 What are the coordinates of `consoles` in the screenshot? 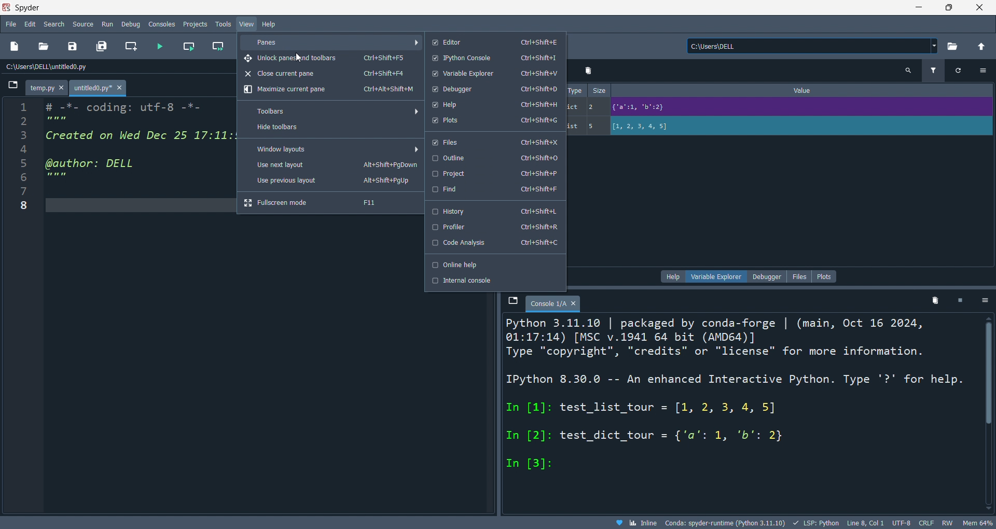 It's located at (163, 23).